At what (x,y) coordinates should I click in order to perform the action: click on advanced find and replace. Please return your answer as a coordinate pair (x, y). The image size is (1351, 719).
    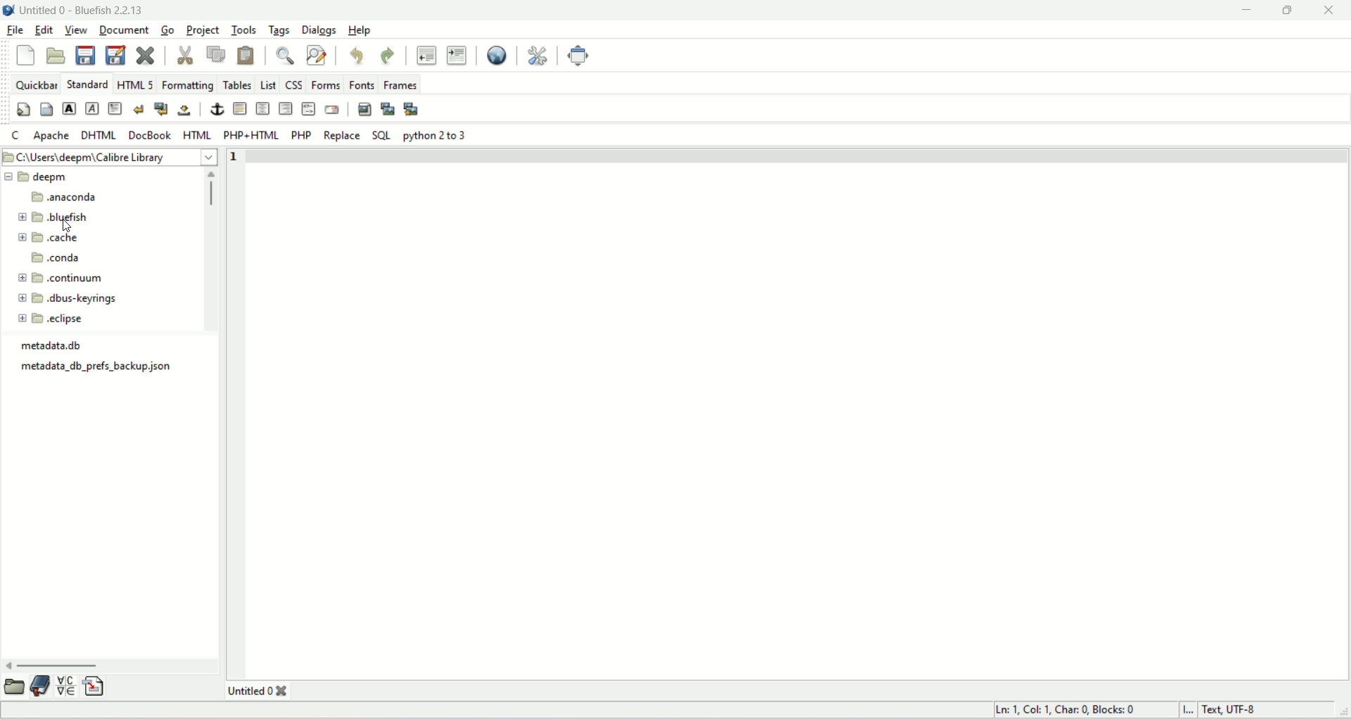
    Looking at the image, I should click on (315, 55).